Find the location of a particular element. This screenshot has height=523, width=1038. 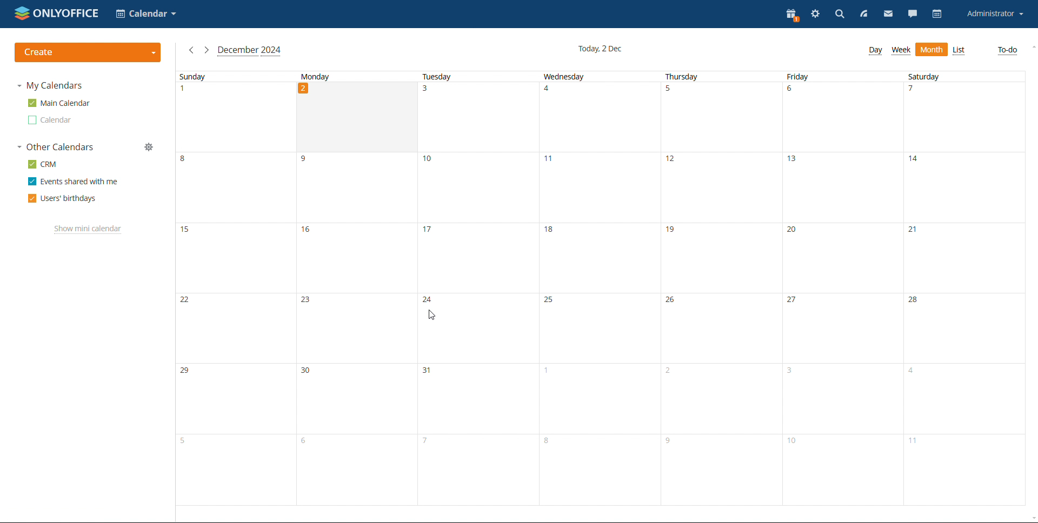

Today, 2 Dec is located at coordinates (603, 48).